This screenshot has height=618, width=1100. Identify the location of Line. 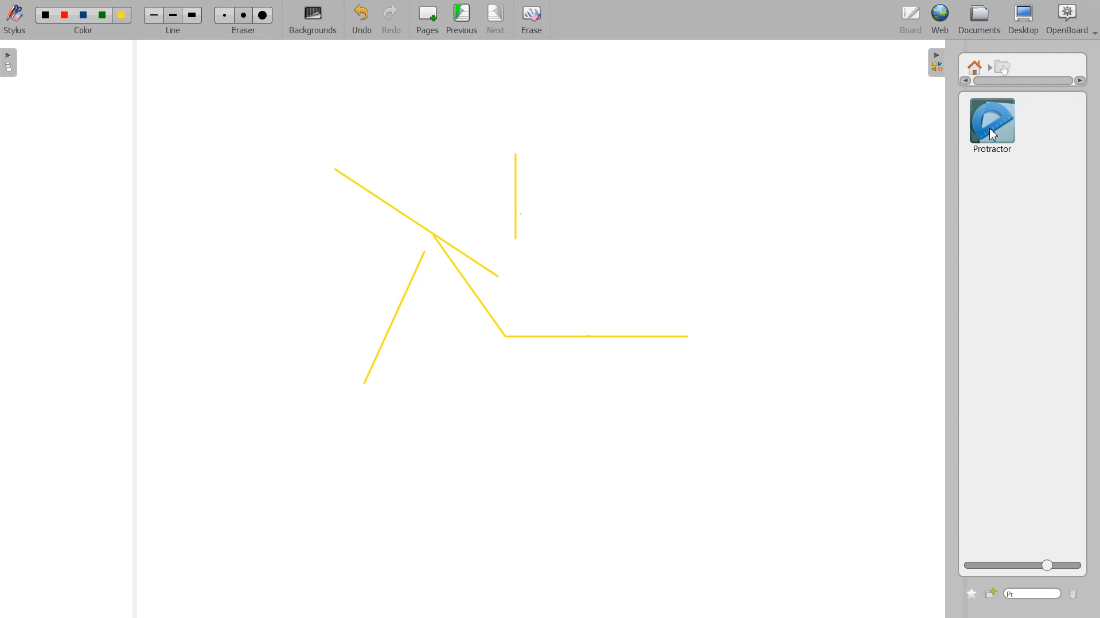
(173, 15).